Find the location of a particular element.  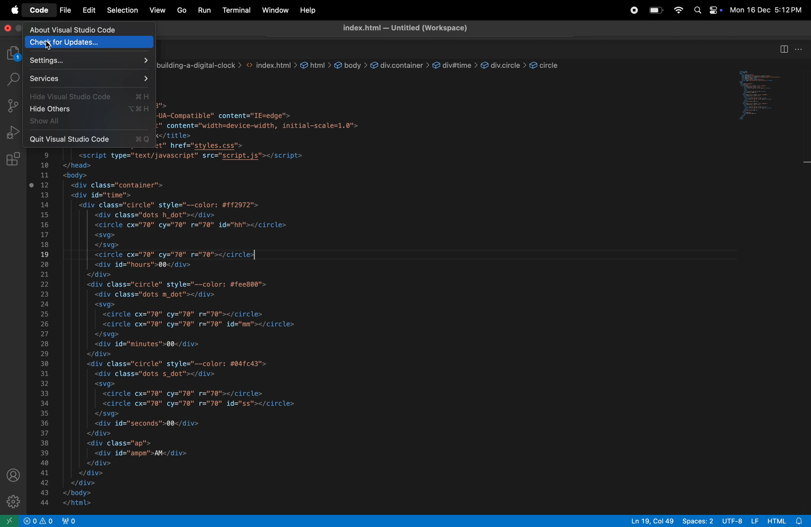

<body> is located at coordinates (76, 175).